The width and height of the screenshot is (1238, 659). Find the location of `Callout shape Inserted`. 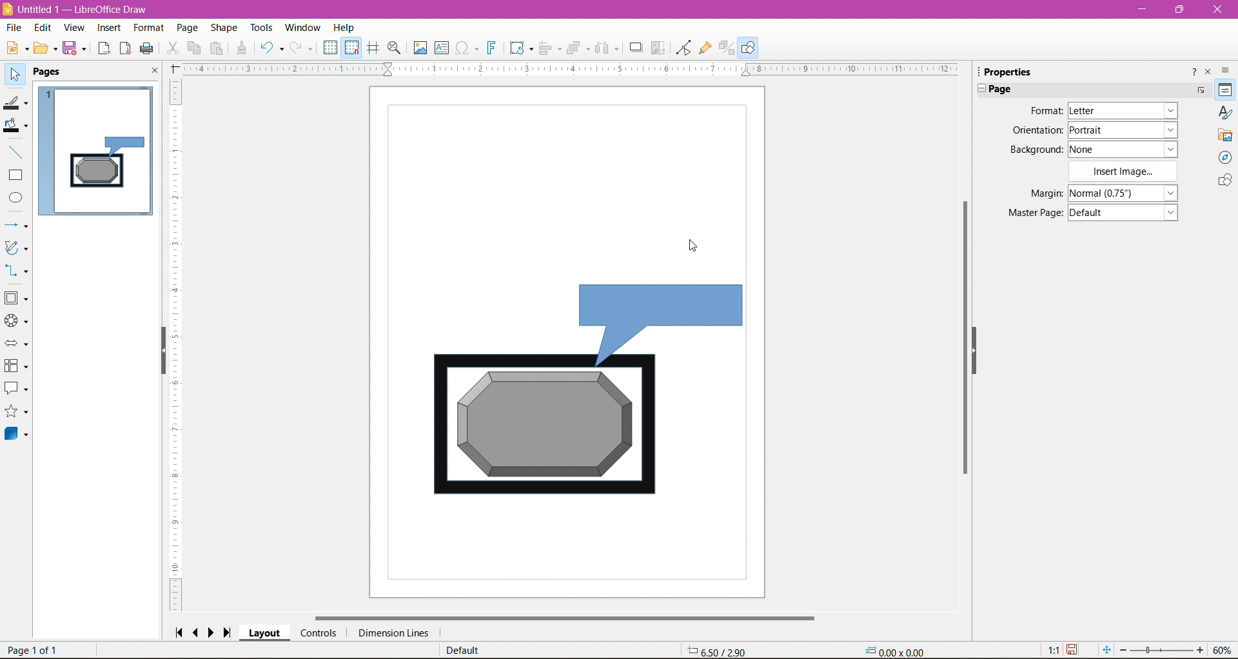

Callout shape Inserted is located at coordinates (667, 322).